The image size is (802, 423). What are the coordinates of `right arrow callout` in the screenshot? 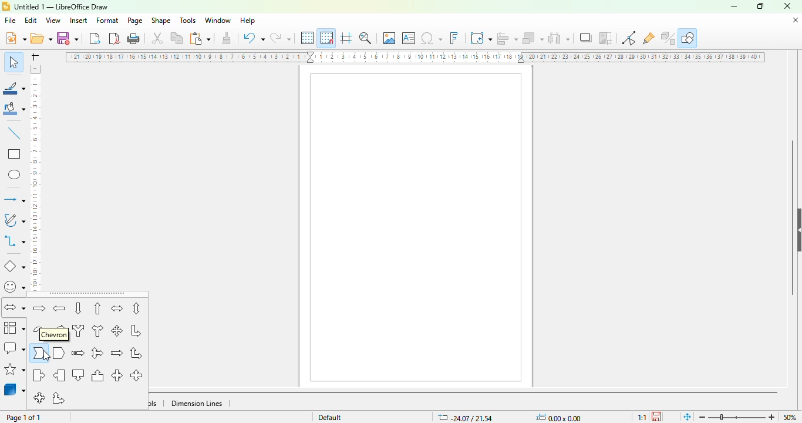 It's located at (39, 375).